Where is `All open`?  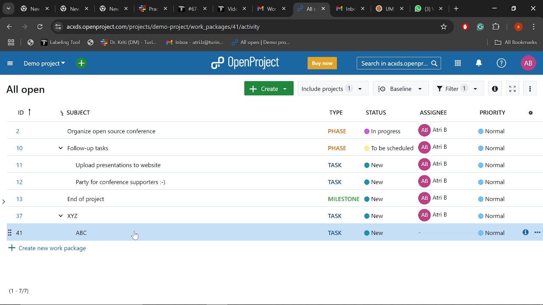
All open is located at coordinates (28, 91).